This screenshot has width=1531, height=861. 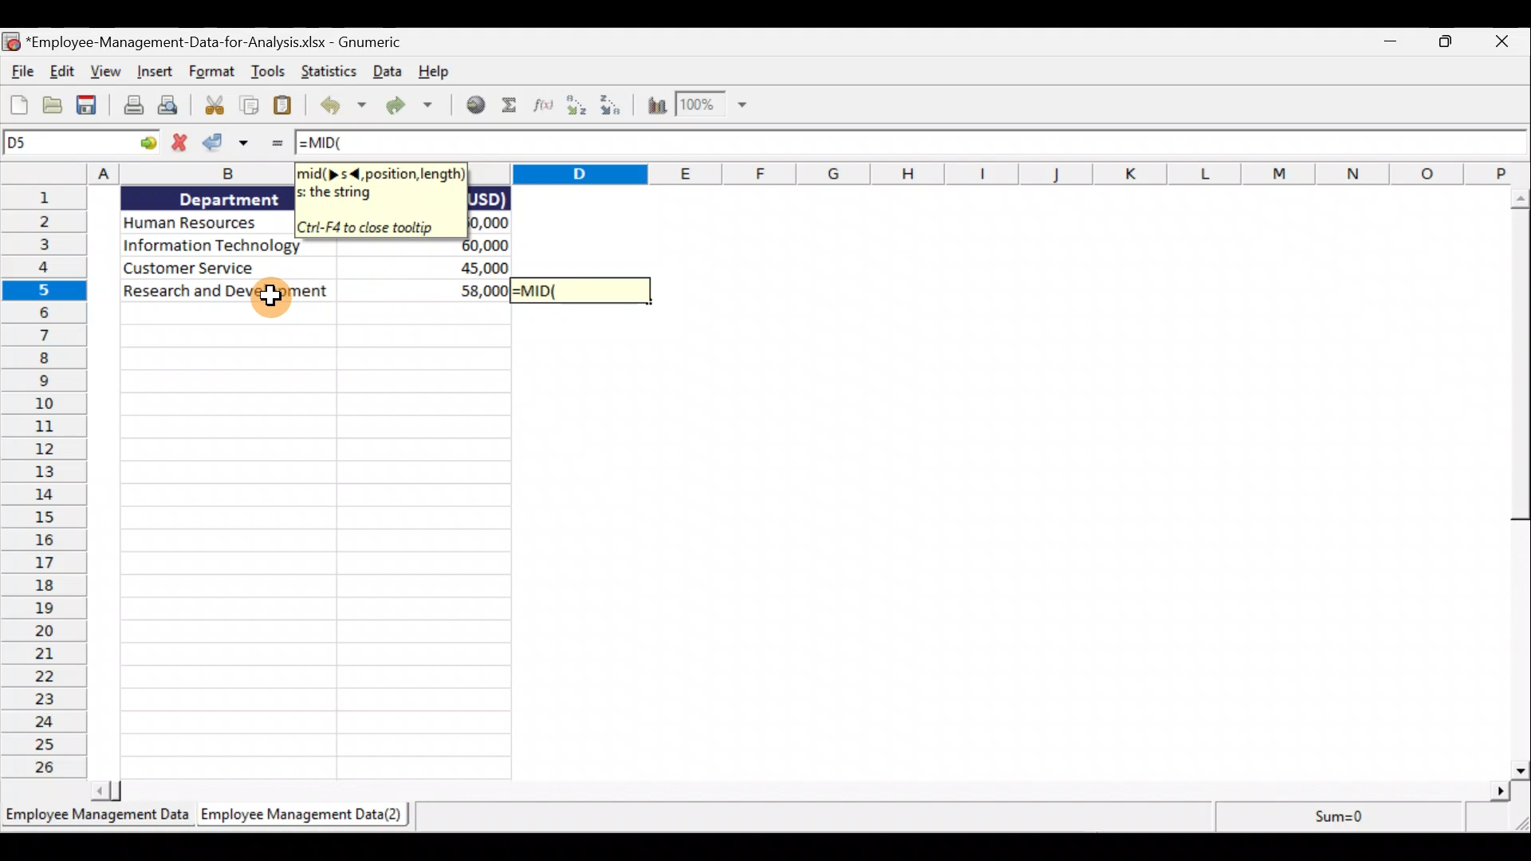 I want to click on File, so click(x=20, y=70).